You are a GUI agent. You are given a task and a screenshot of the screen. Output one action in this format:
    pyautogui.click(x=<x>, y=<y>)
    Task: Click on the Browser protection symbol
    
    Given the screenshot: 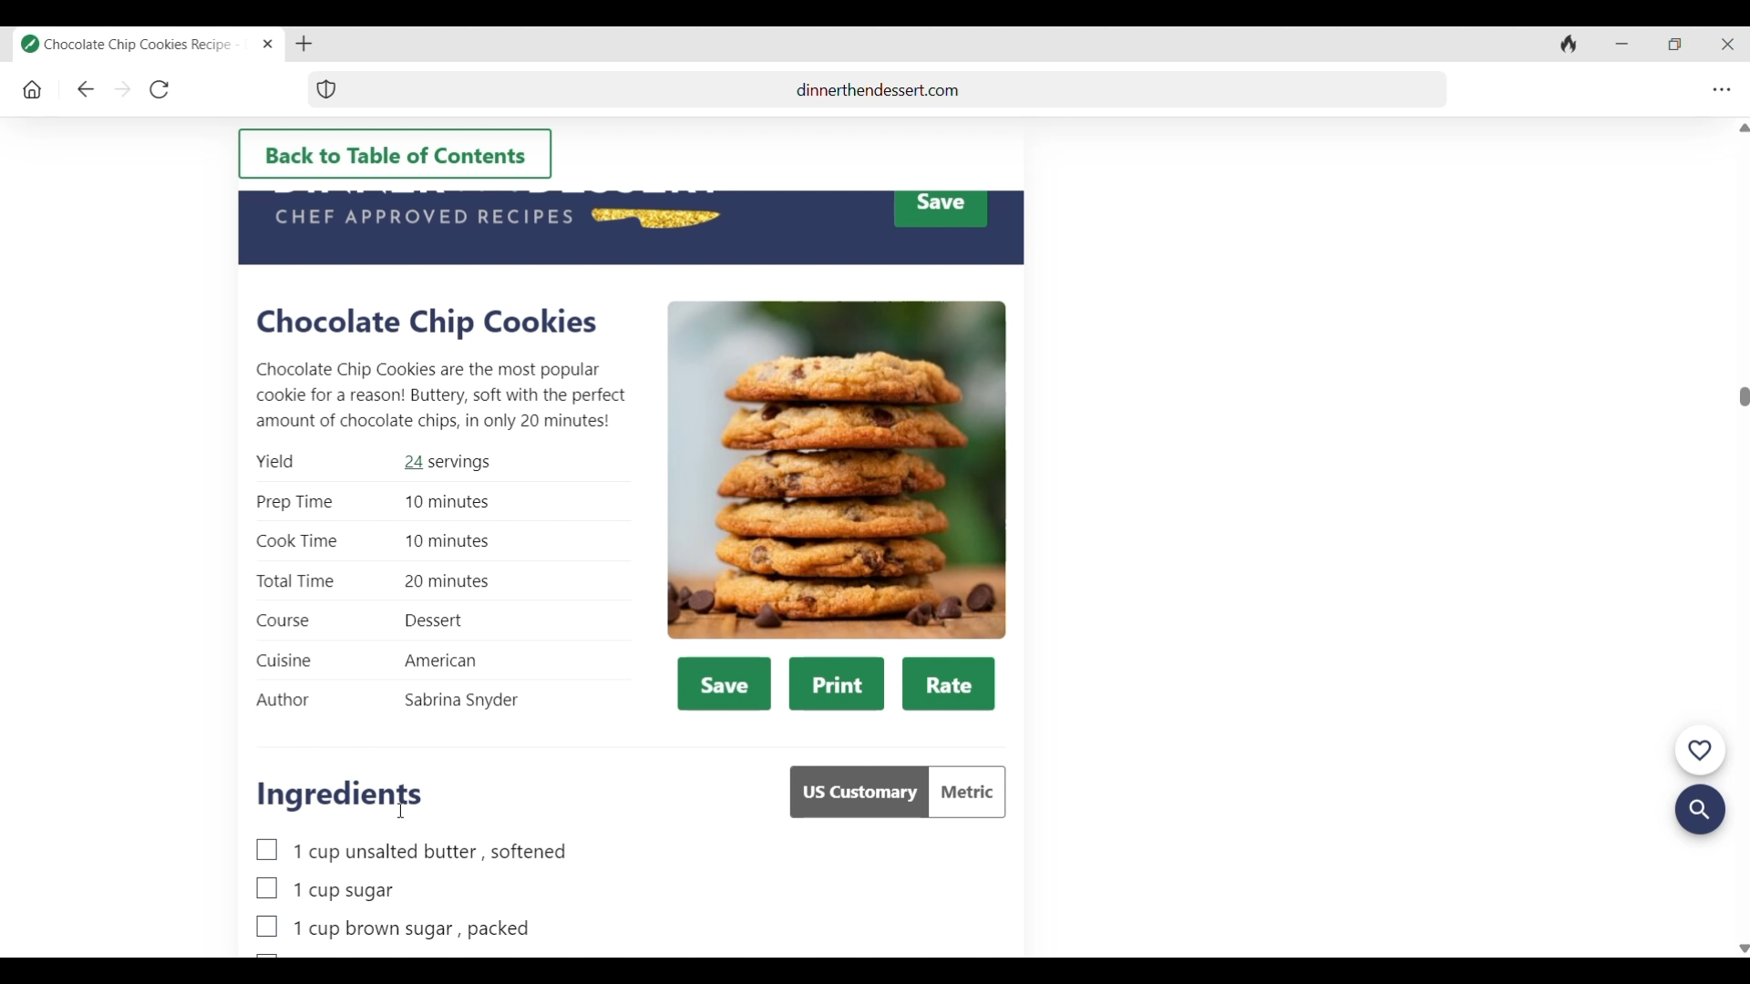 What is the action you would take?
    pyautogui.click(x=326, y=89)
    